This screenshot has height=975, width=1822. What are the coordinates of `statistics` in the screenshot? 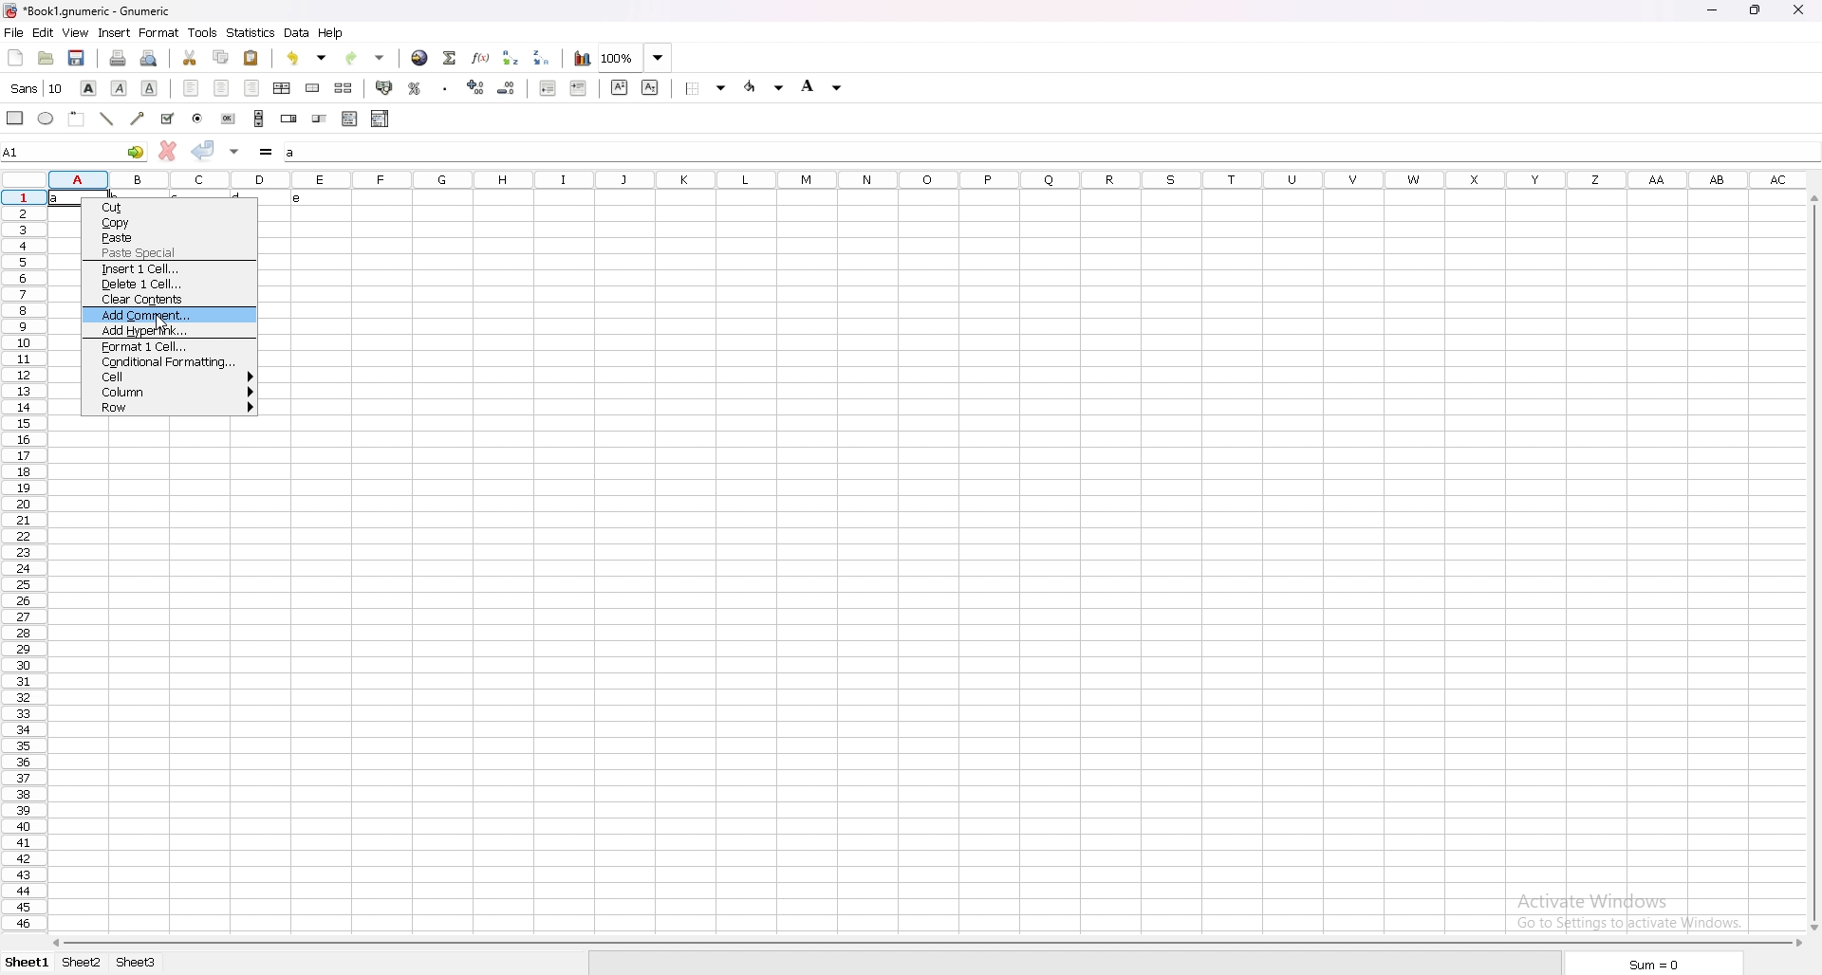 It's located at (251, 33).